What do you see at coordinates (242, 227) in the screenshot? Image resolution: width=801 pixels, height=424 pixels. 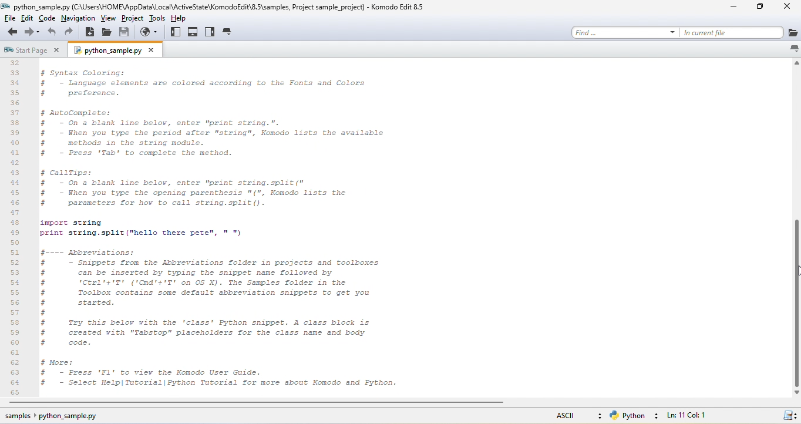 I see `text changes` at bounding box center [242, 227].